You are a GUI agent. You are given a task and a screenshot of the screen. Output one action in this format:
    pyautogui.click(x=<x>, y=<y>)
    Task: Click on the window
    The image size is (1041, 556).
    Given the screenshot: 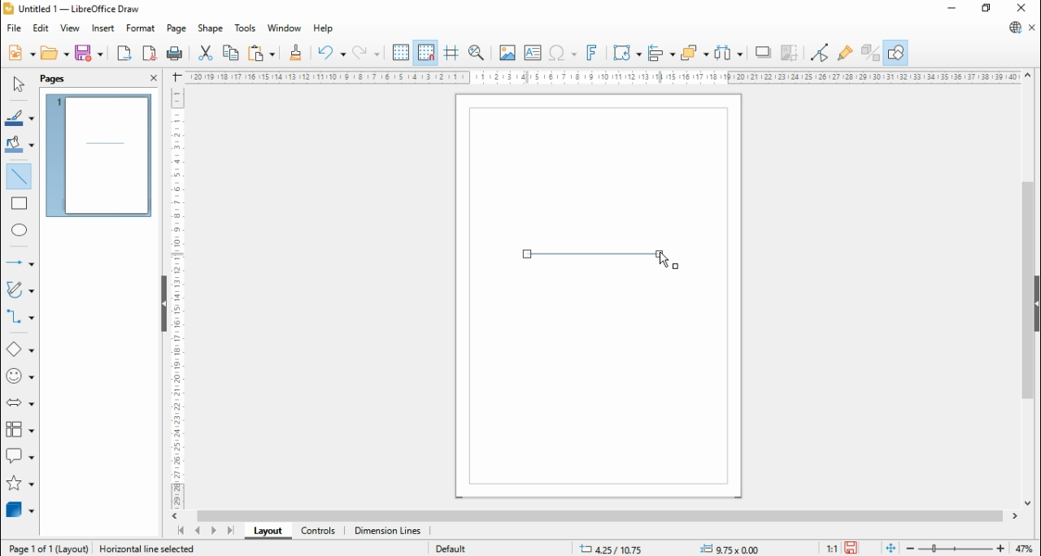 What is the action you would take?
    pyautogui.click(x=284, y=29)
    